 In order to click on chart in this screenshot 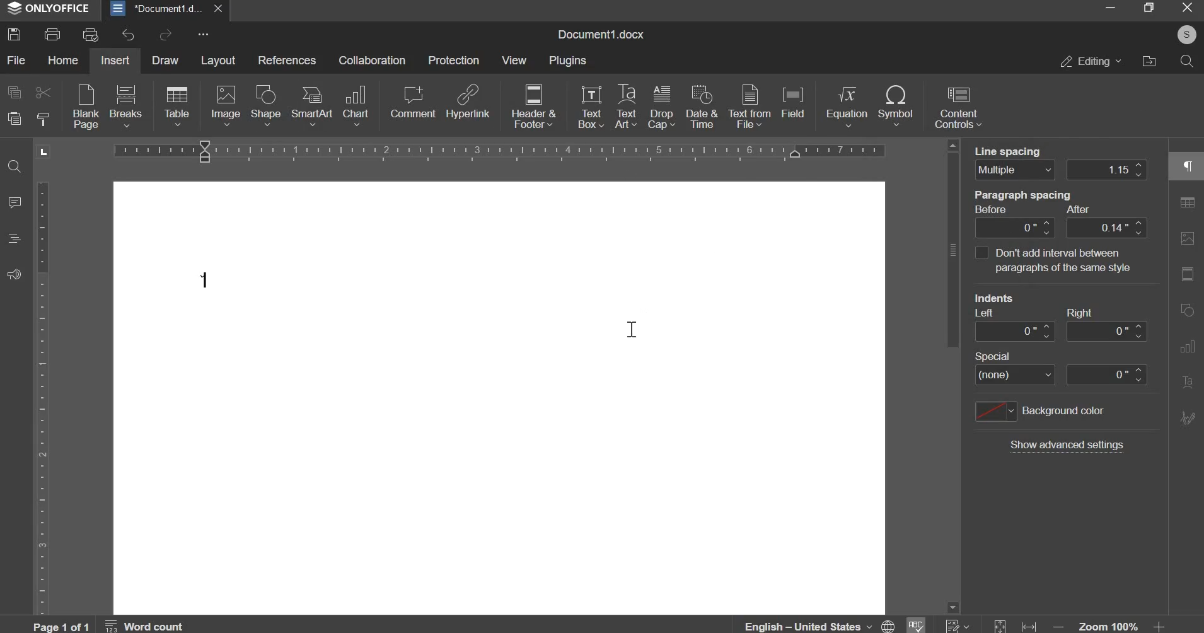, I will do `click(356, 105)`.